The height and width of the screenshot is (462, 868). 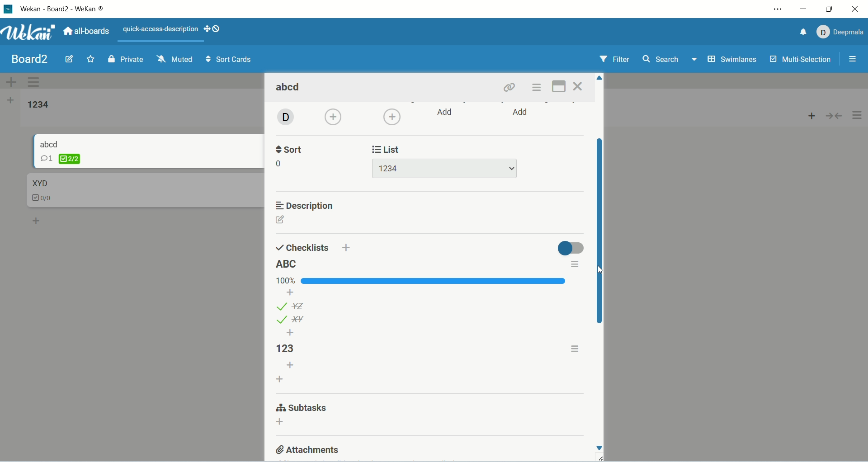 I want to click on vertical scroll bar, so click(x=599, y=232).